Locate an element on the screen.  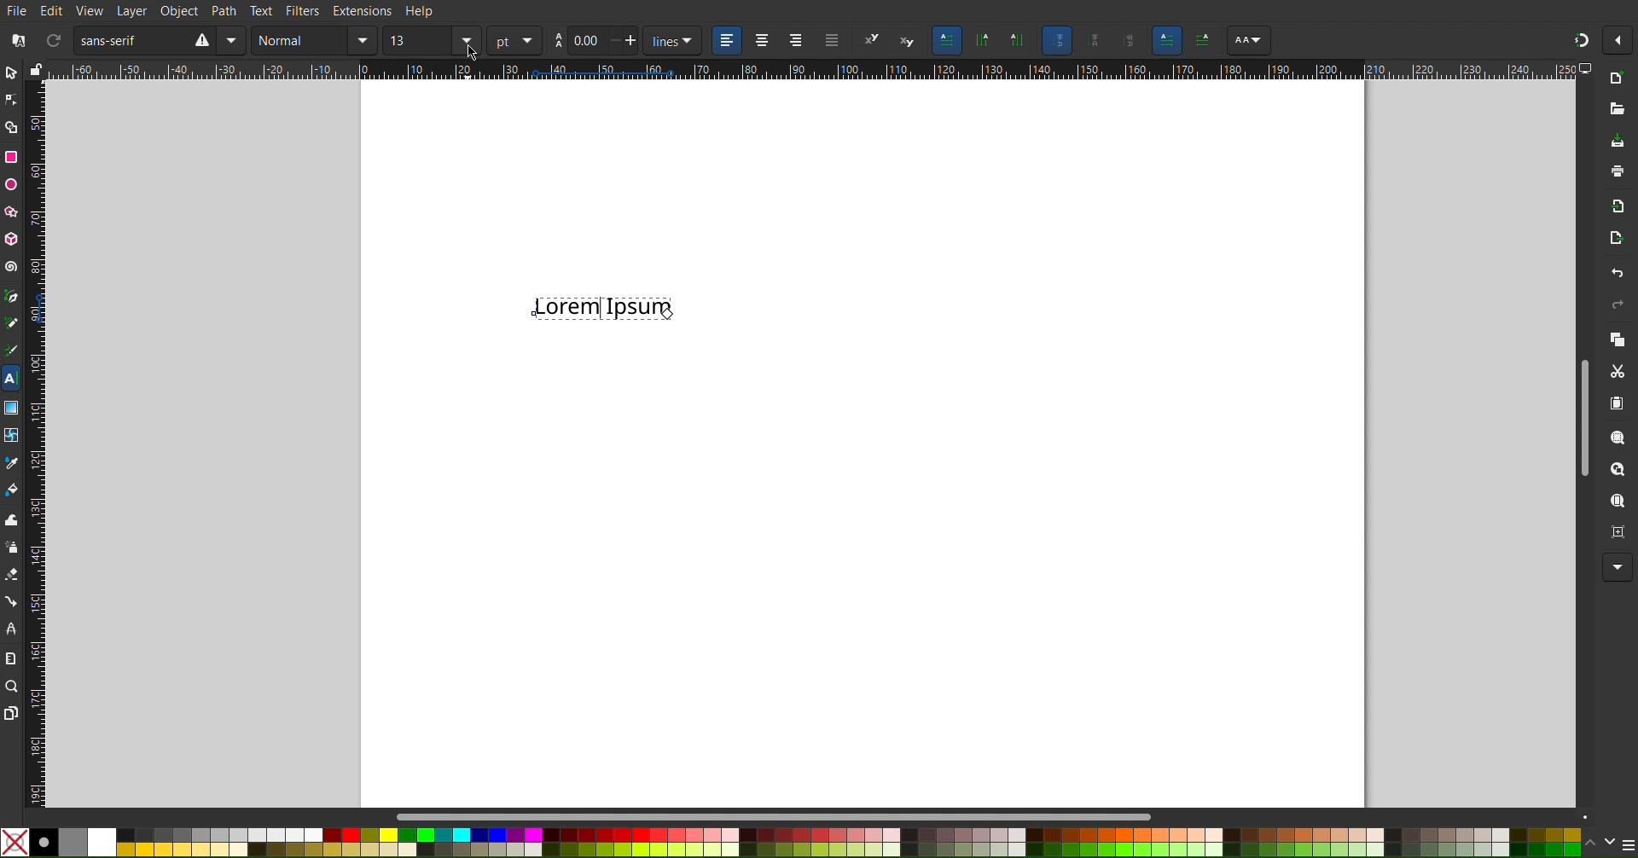
Zoom Selection is located at coordinates (1618, 437).